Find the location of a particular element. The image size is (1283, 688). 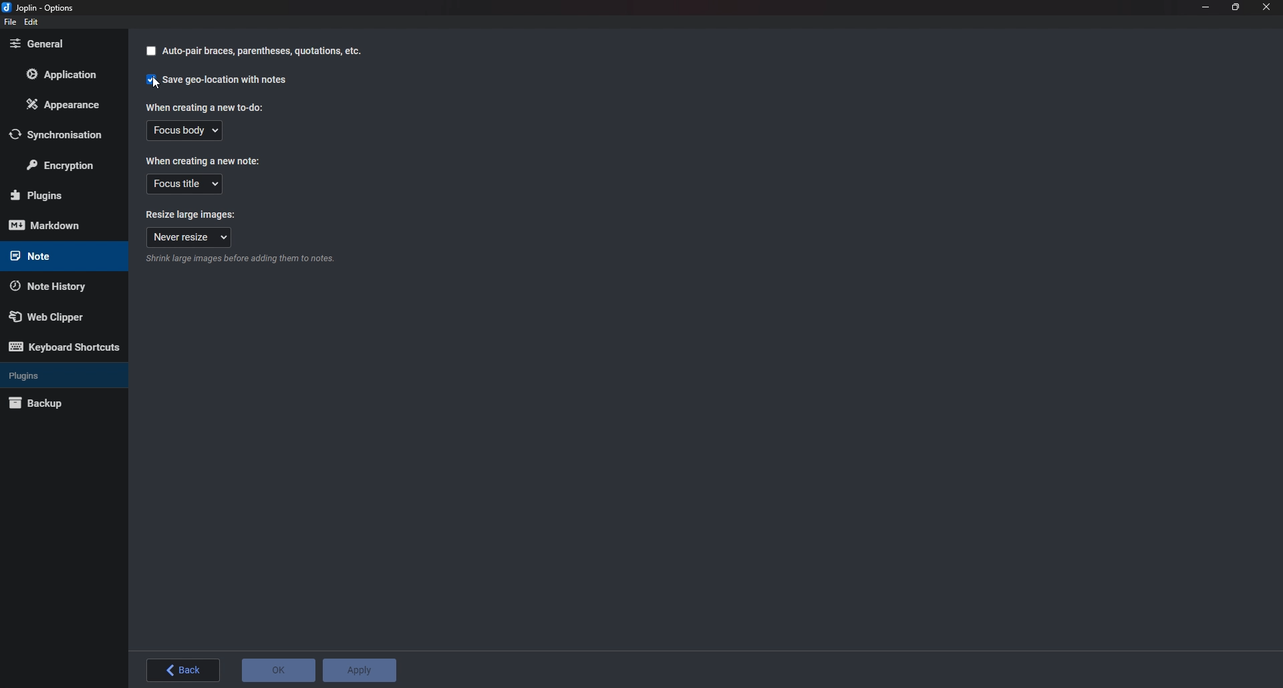

cursor is located at coordinates (156, 83).